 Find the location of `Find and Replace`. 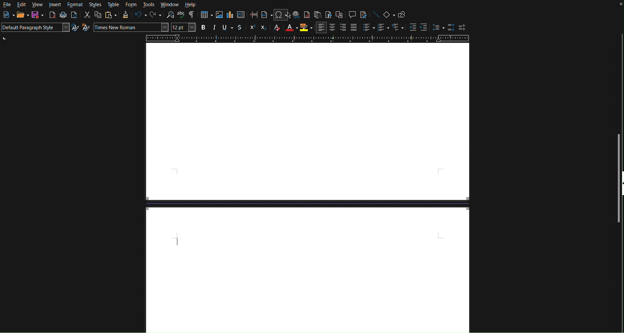

Find and Replace is located at coordinates (169, 15).